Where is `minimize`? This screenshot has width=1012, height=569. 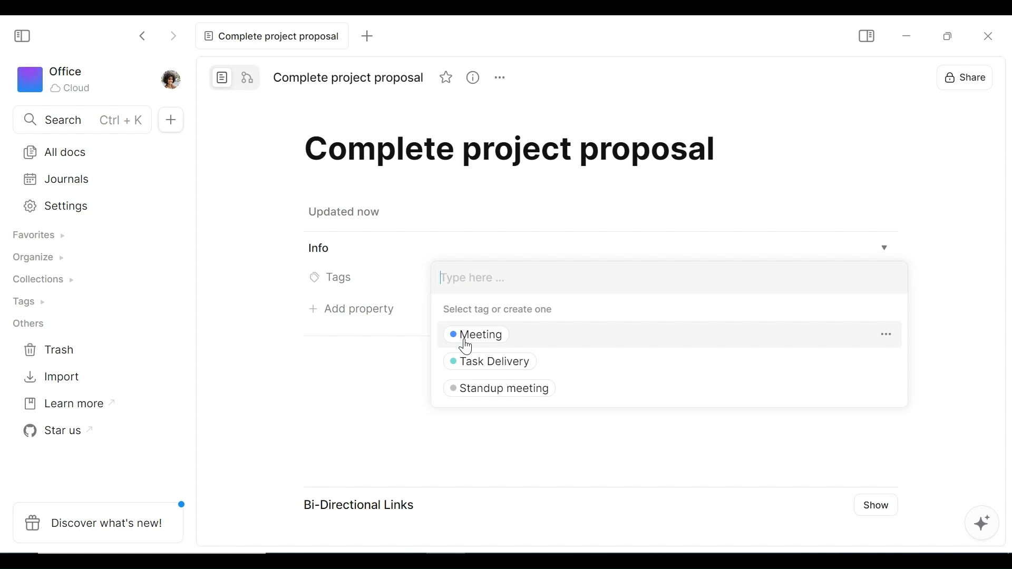
minimize is located at coordinates (906, 35).